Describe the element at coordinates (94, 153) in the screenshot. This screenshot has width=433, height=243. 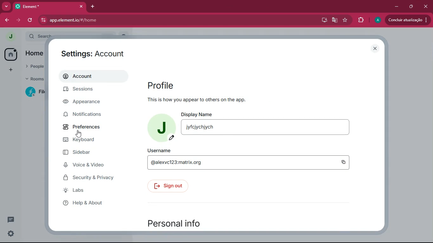
I see `sidebar` at that location.